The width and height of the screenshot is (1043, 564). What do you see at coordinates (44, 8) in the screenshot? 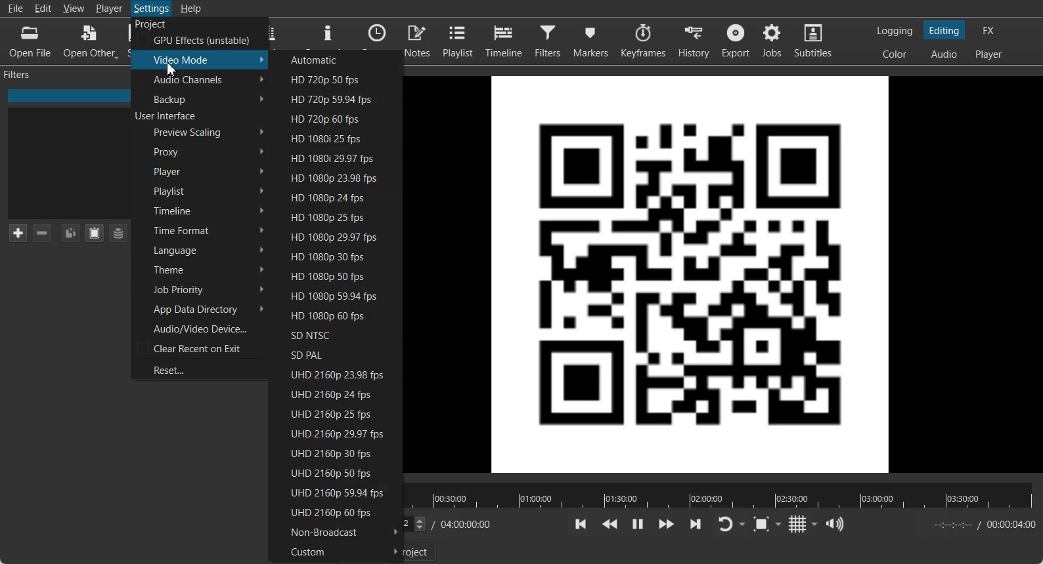
I see `Edit` at bounding box center [44, 8].